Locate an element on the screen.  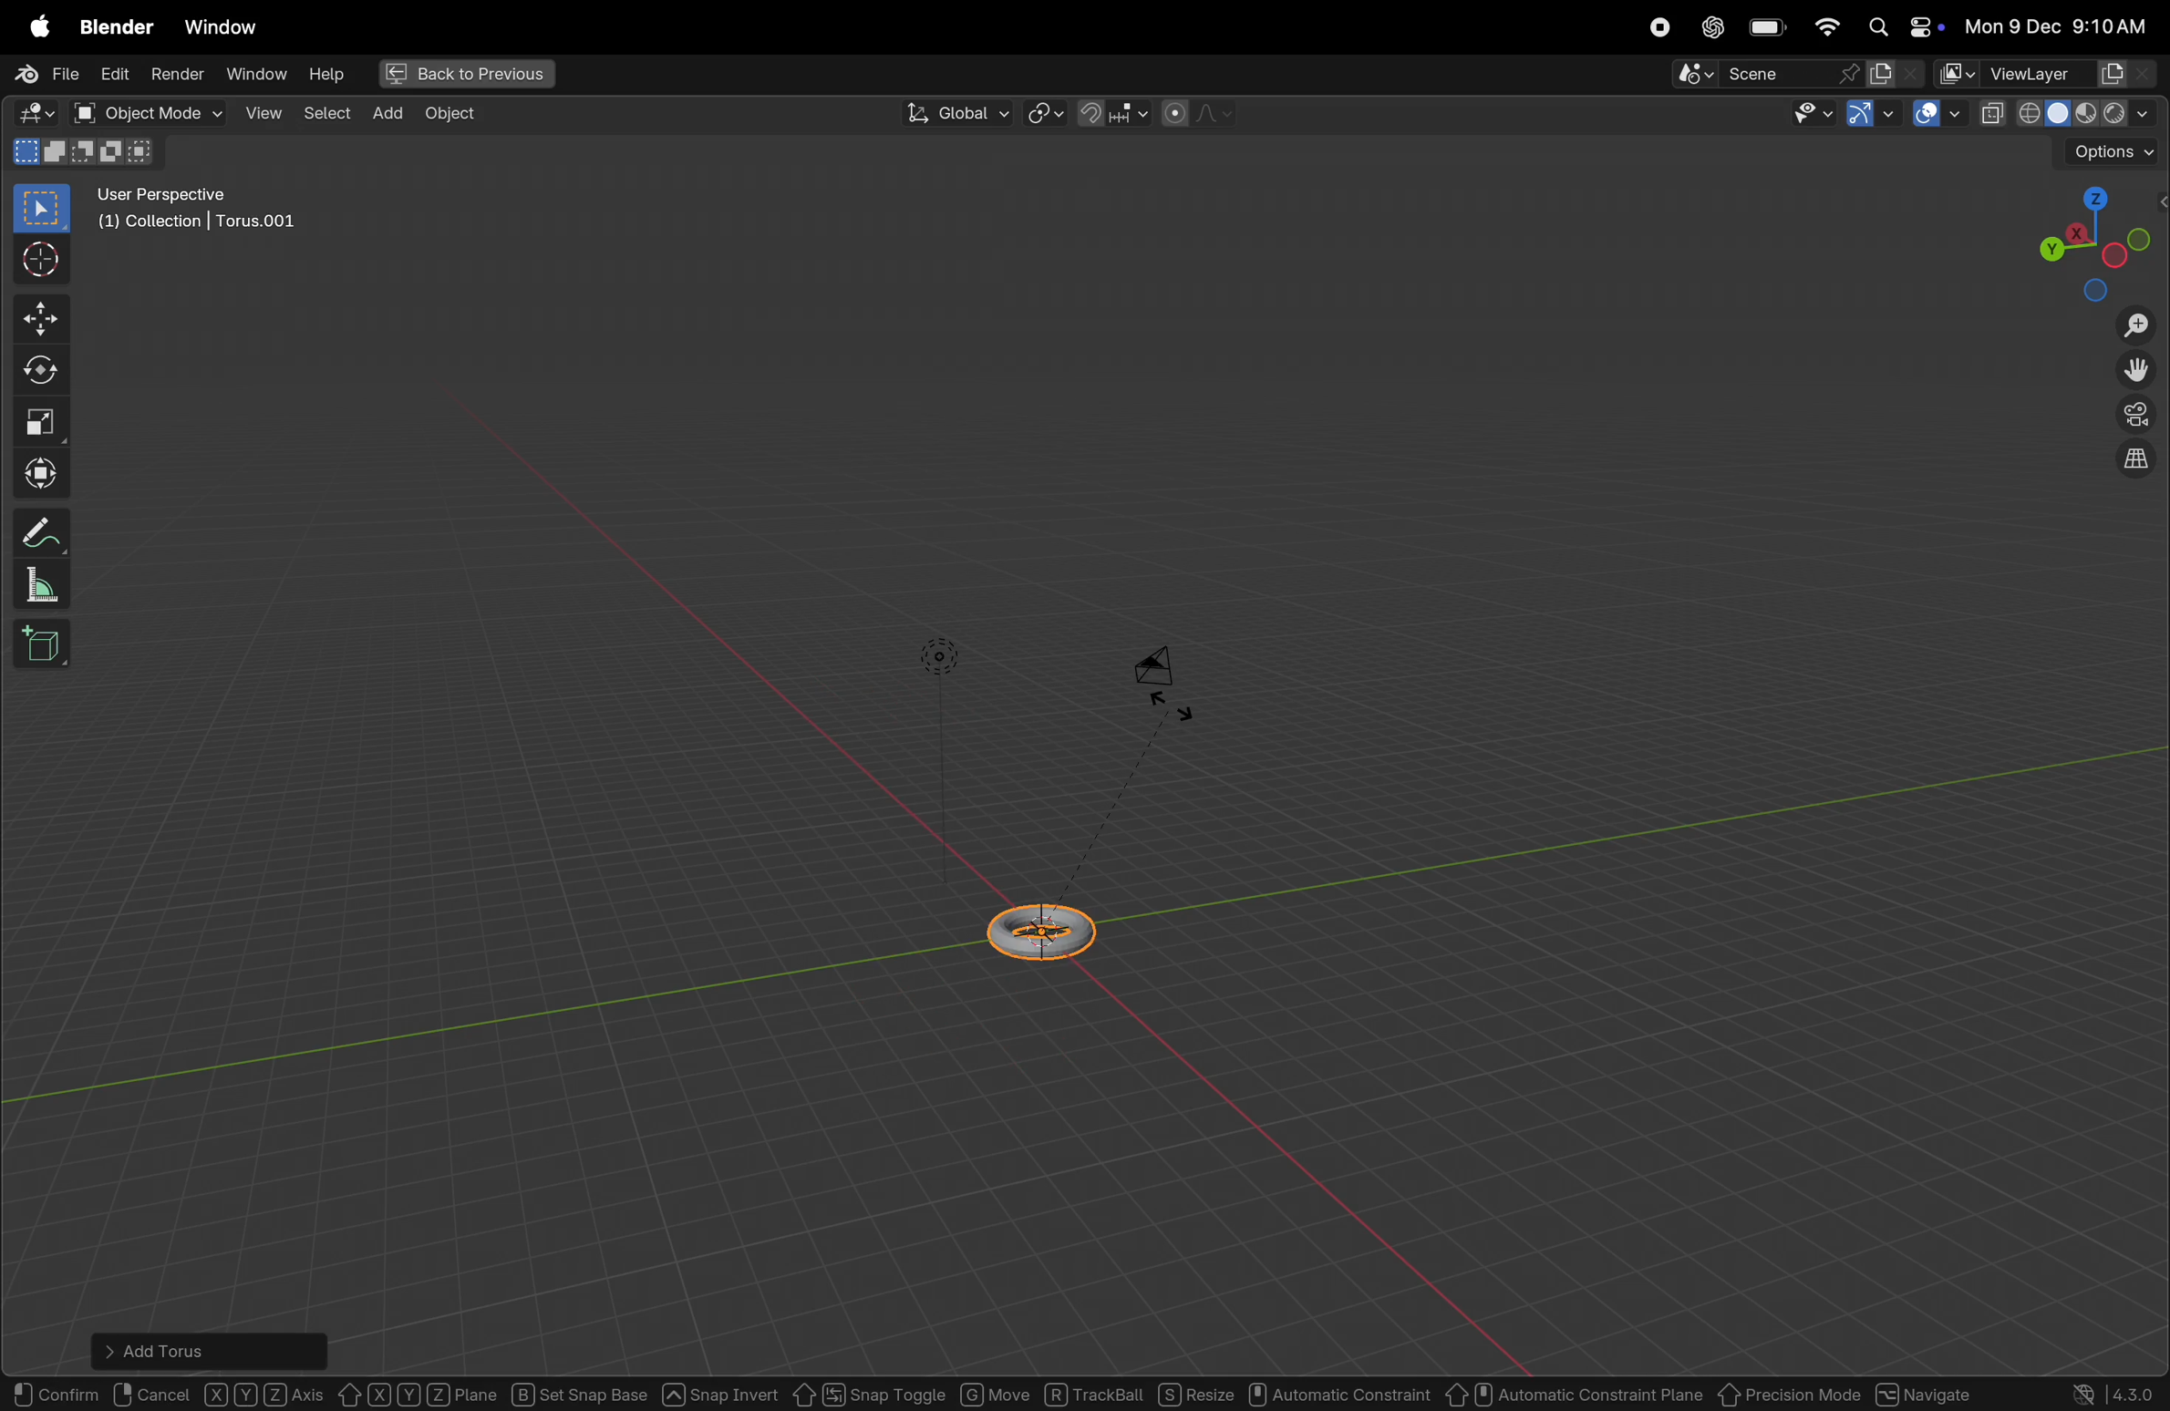
global is located at coordinates (953, 114).